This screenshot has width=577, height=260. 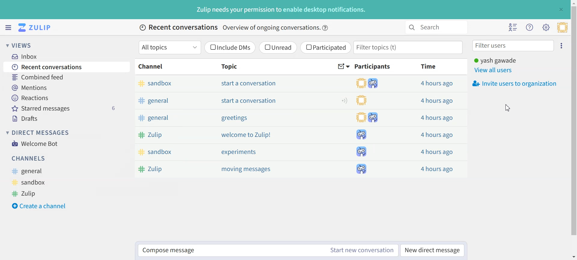 I want to click on Views, so click(x=22, y=45).